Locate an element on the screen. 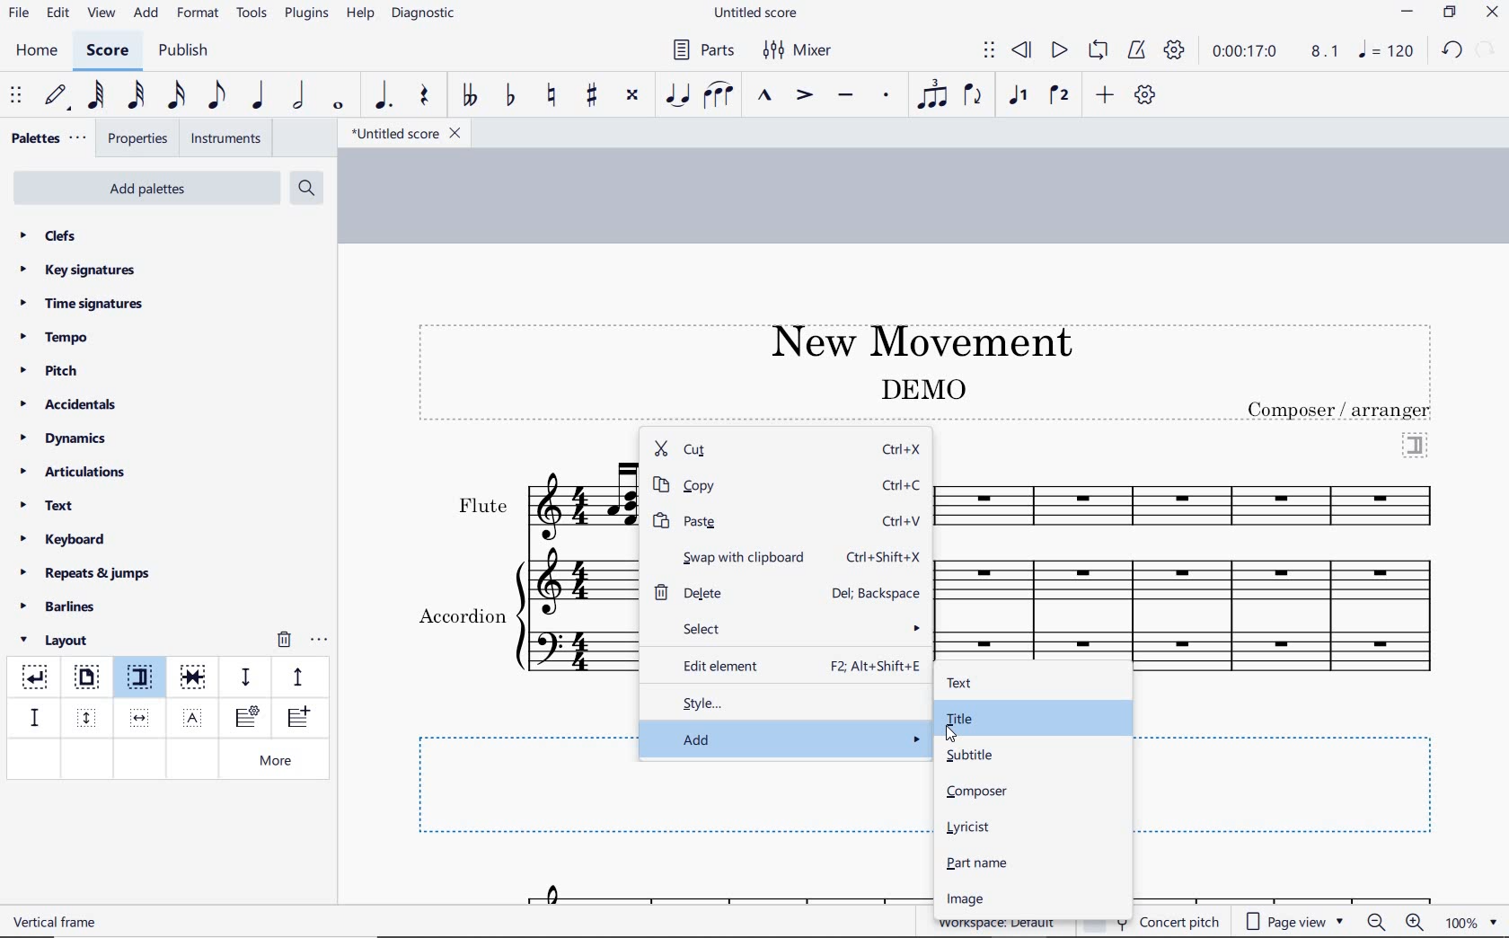 The image size is (1509, 938). text is located at coordinates (461, 618).